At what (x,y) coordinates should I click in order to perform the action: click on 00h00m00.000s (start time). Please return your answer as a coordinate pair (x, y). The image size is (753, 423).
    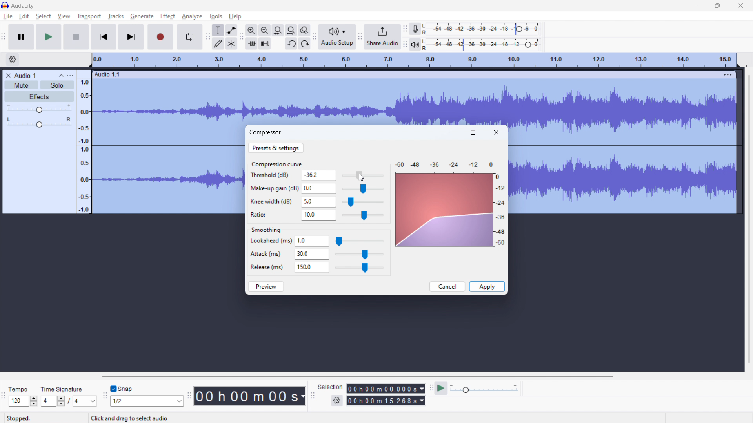
    Looking at the image, I should click on (385, 387).